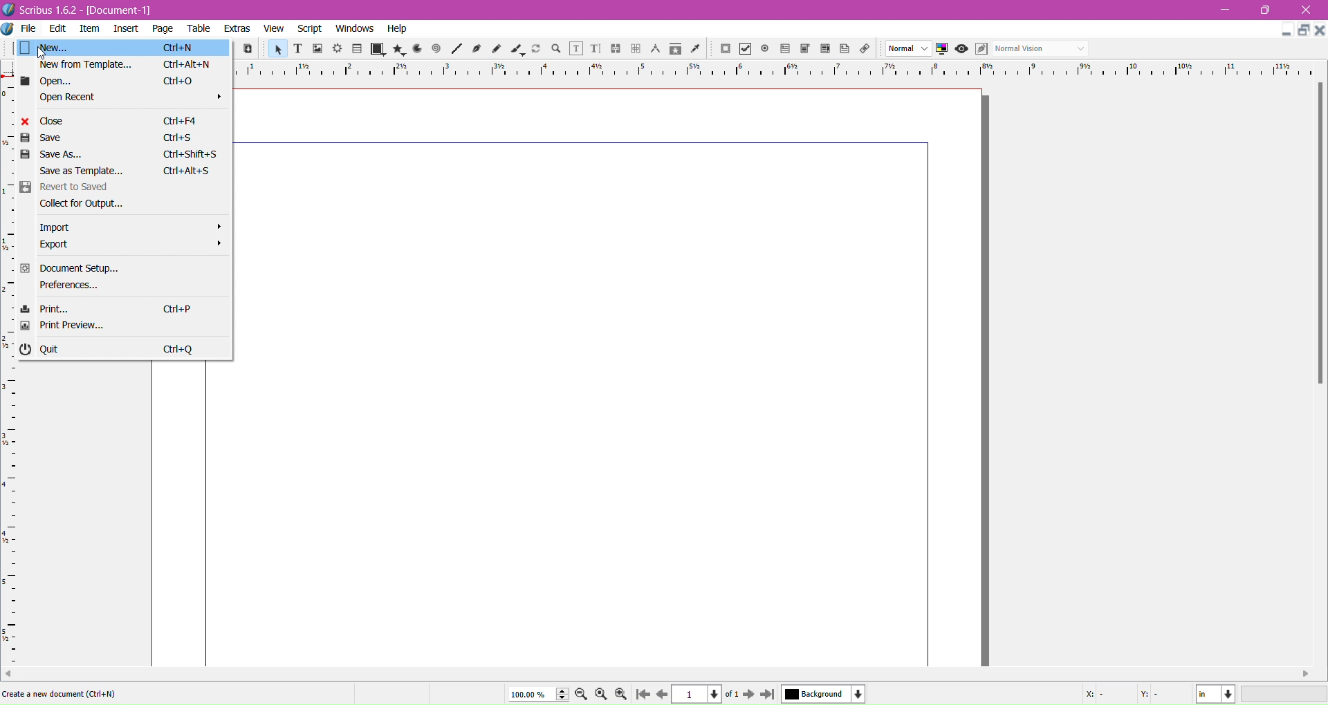 Image resolution: width=1328 pixels, height=705 pixels. Describe the element at coordinates (515, 50) in the screenshot. I see `icon` at that location.